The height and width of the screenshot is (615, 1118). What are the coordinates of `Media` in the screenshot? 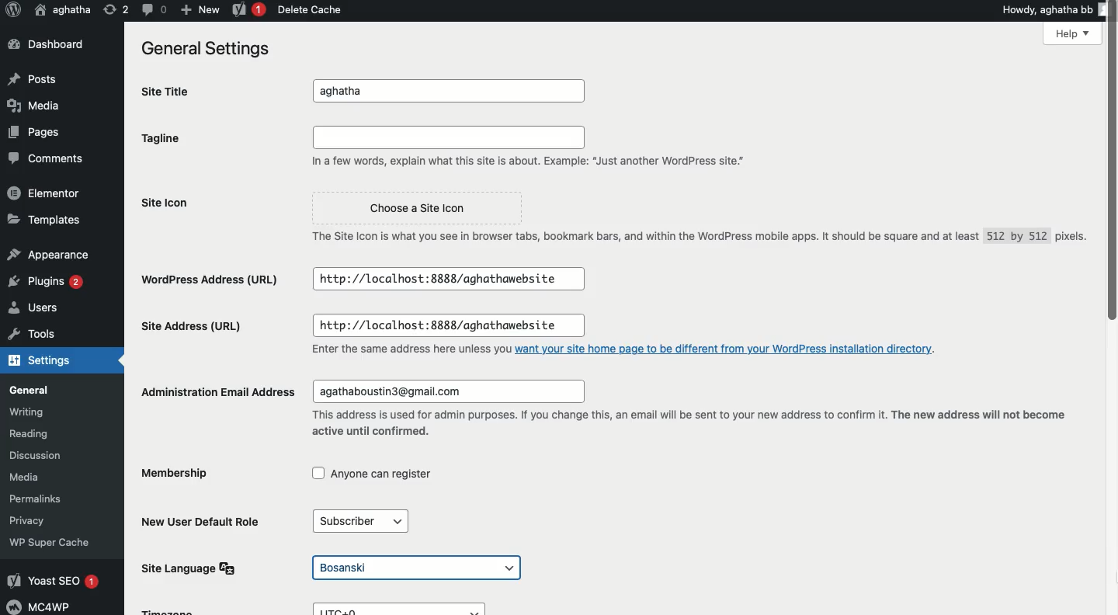 It's located at (38, 477).